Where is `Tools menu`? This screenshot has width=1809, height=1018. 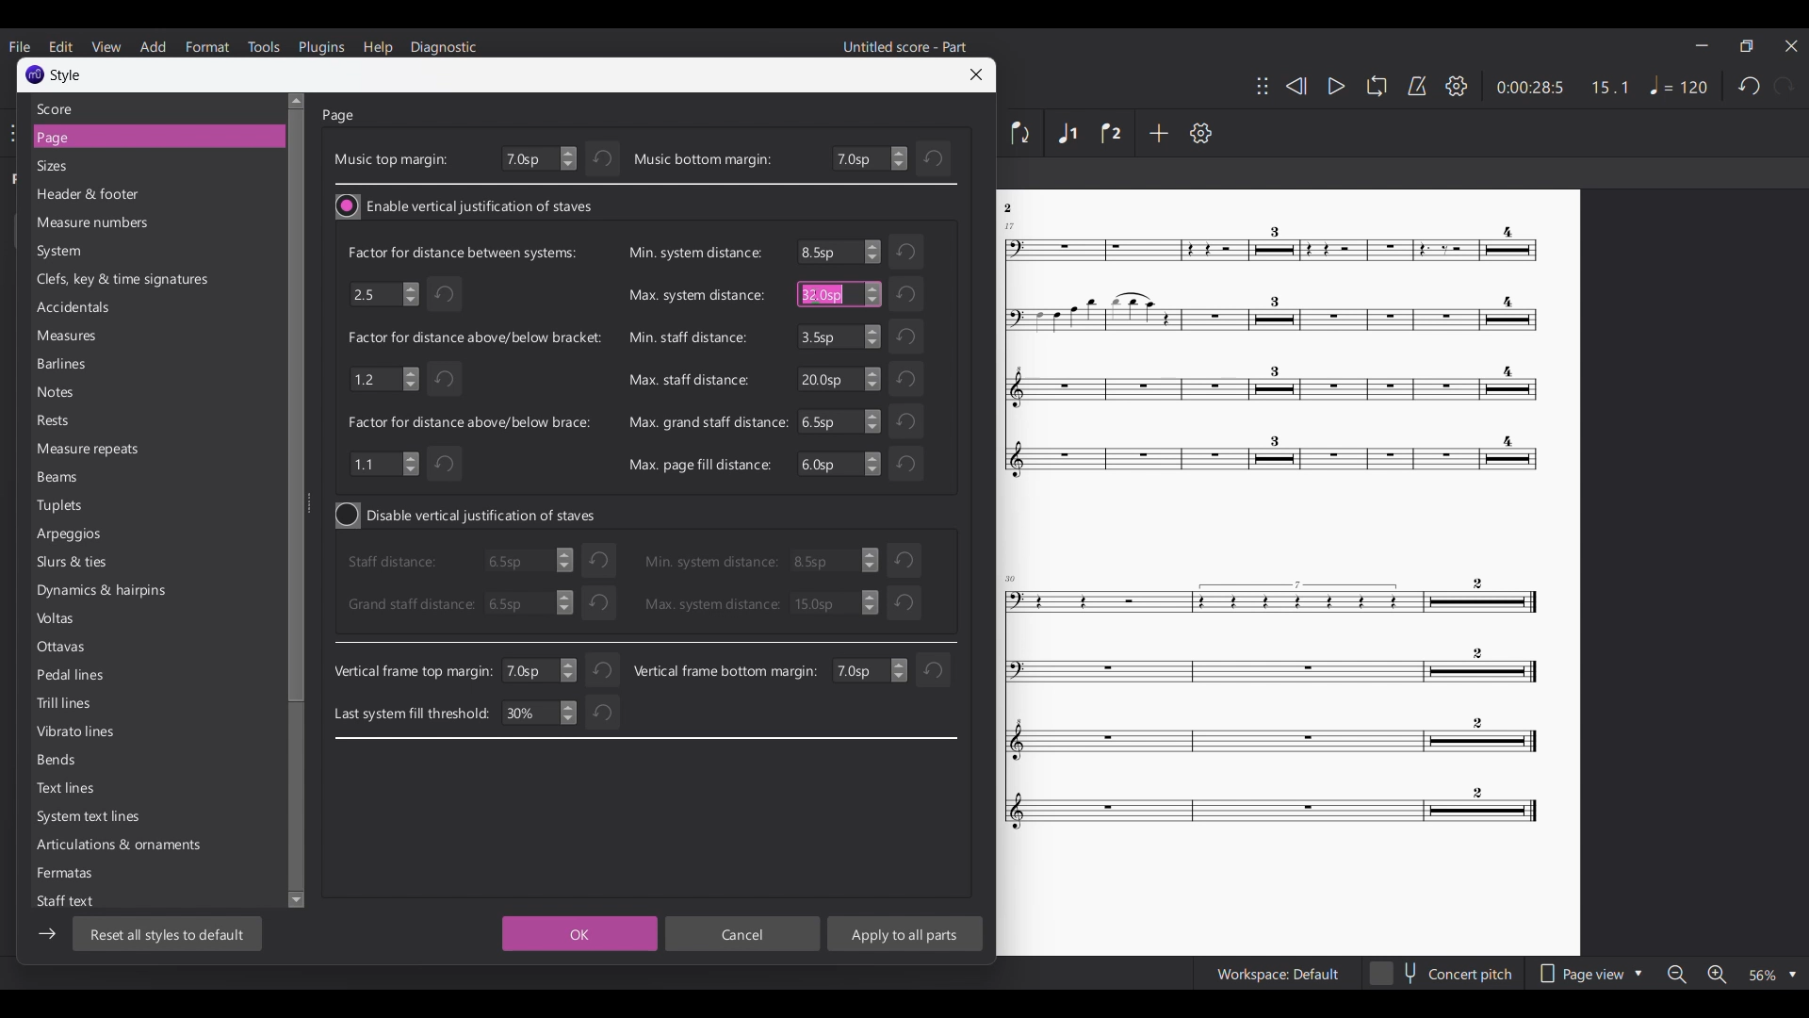 Tools menu is located at coordinates (263, 46).